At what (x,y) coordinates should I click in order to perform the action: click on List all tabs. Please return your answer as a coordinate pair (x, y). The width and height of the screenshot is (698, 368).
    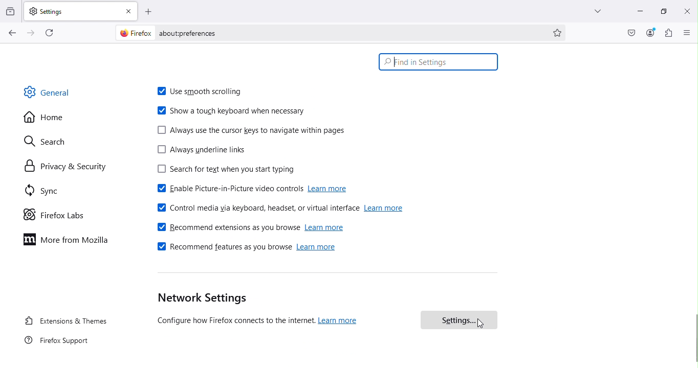
    Looking at the image, I should click on (595, 11).